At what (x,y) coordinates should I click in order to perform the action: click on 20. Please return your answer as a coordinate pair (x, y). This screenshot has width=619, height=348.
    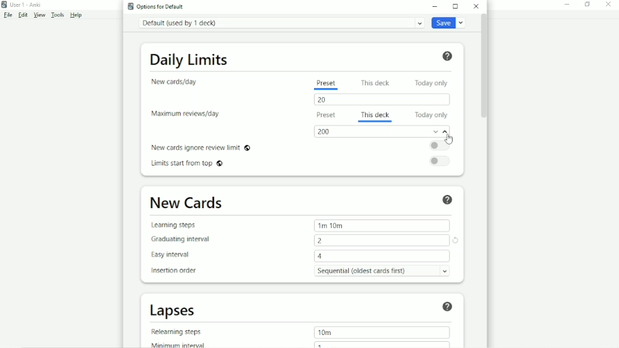
    Looking at the image, I should click on (325, 100).